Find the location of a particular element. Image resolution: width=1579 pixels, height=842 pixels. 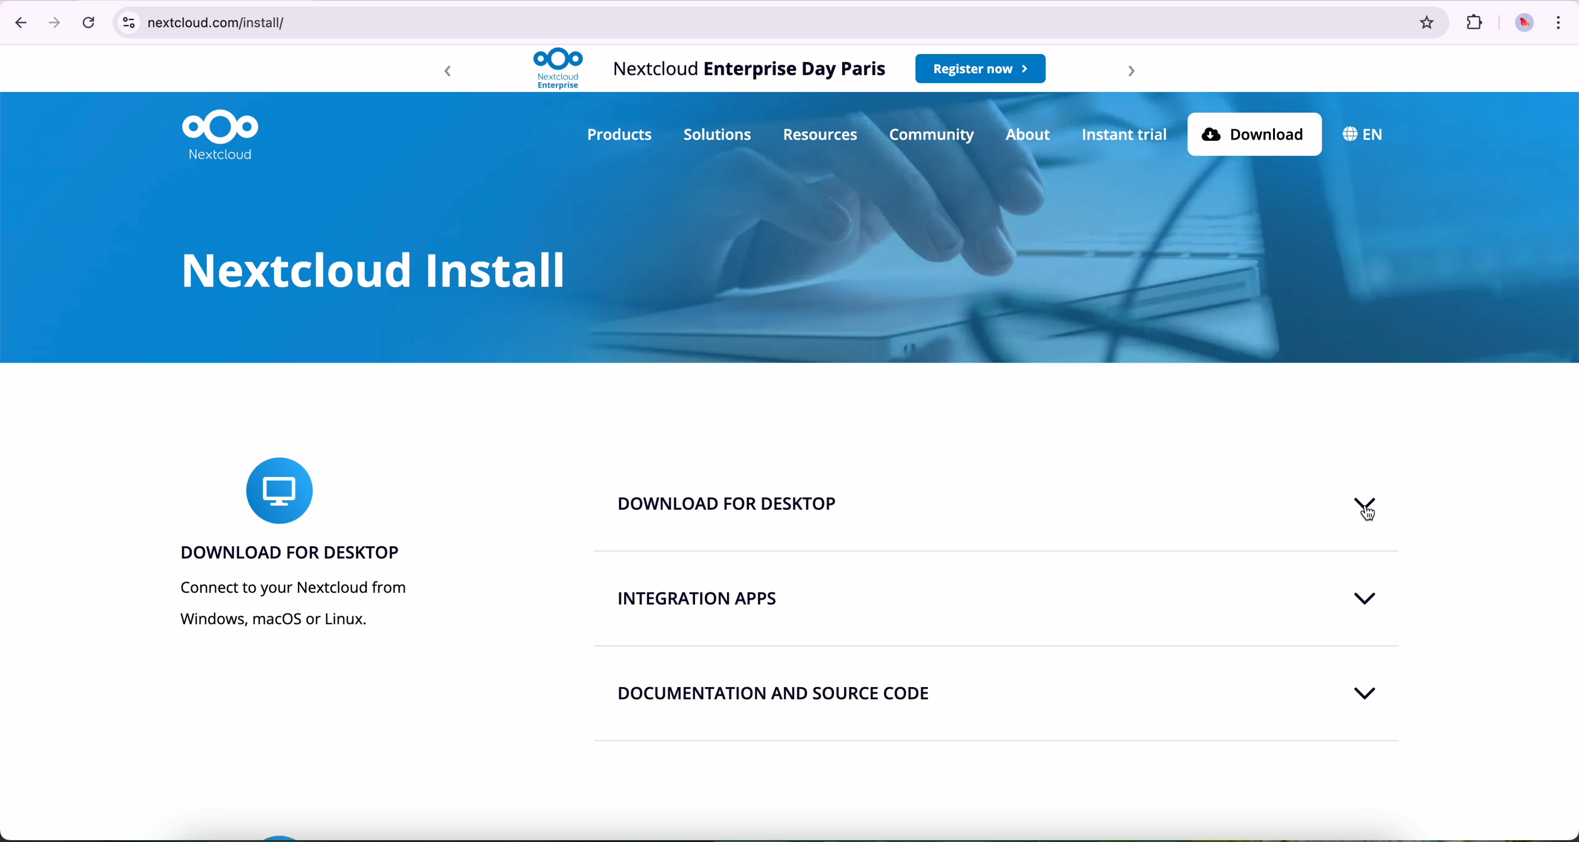

download for desktop is located at coordinates (723, 504).